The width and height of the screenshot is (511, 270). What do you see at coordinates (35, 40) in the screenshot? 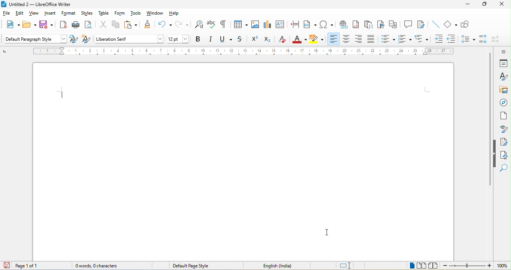
I see `set paragraph style` at bounding box center [35, 40].